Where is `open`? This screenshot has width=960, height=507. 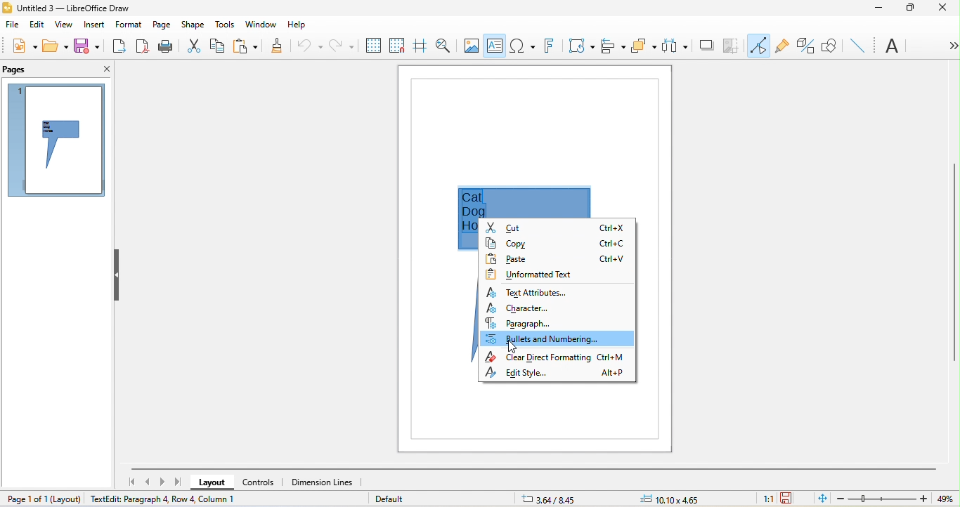
open is located at coordinates (56, 46).